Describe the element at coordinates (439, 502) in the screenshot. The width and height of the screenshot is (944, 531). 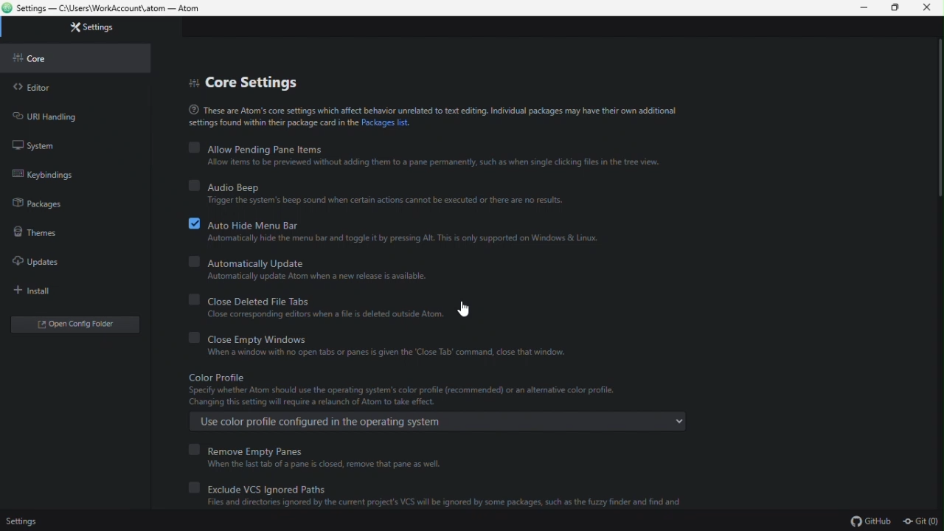
I see `Files and directories ignosad by the uvent project's VCS will be ignored by some packages, such as the fuzzy finder and find and` at that location.